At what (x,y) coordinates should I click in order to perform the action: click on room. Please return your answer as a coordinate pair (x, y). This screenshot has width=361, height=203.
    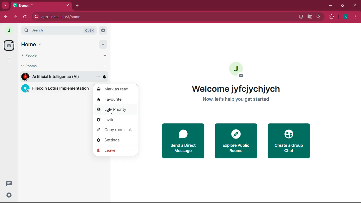
    Looking at the image, I should click on (56, 89).